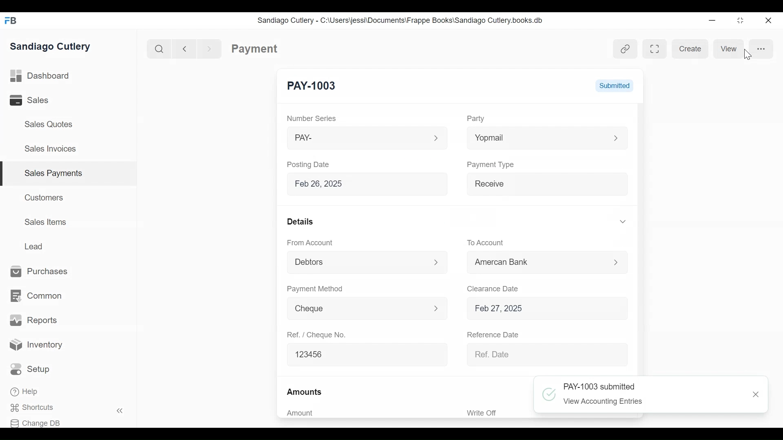 This screenshot has width=783, height=440. I want to click on Payment, so click(255, 49).